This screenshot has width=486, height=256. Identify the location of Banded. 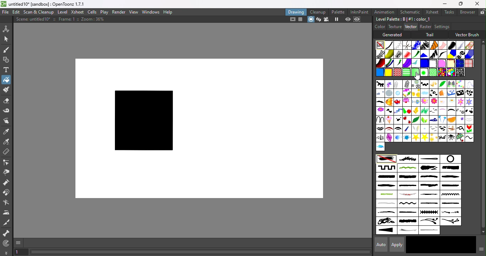
(407, 72).